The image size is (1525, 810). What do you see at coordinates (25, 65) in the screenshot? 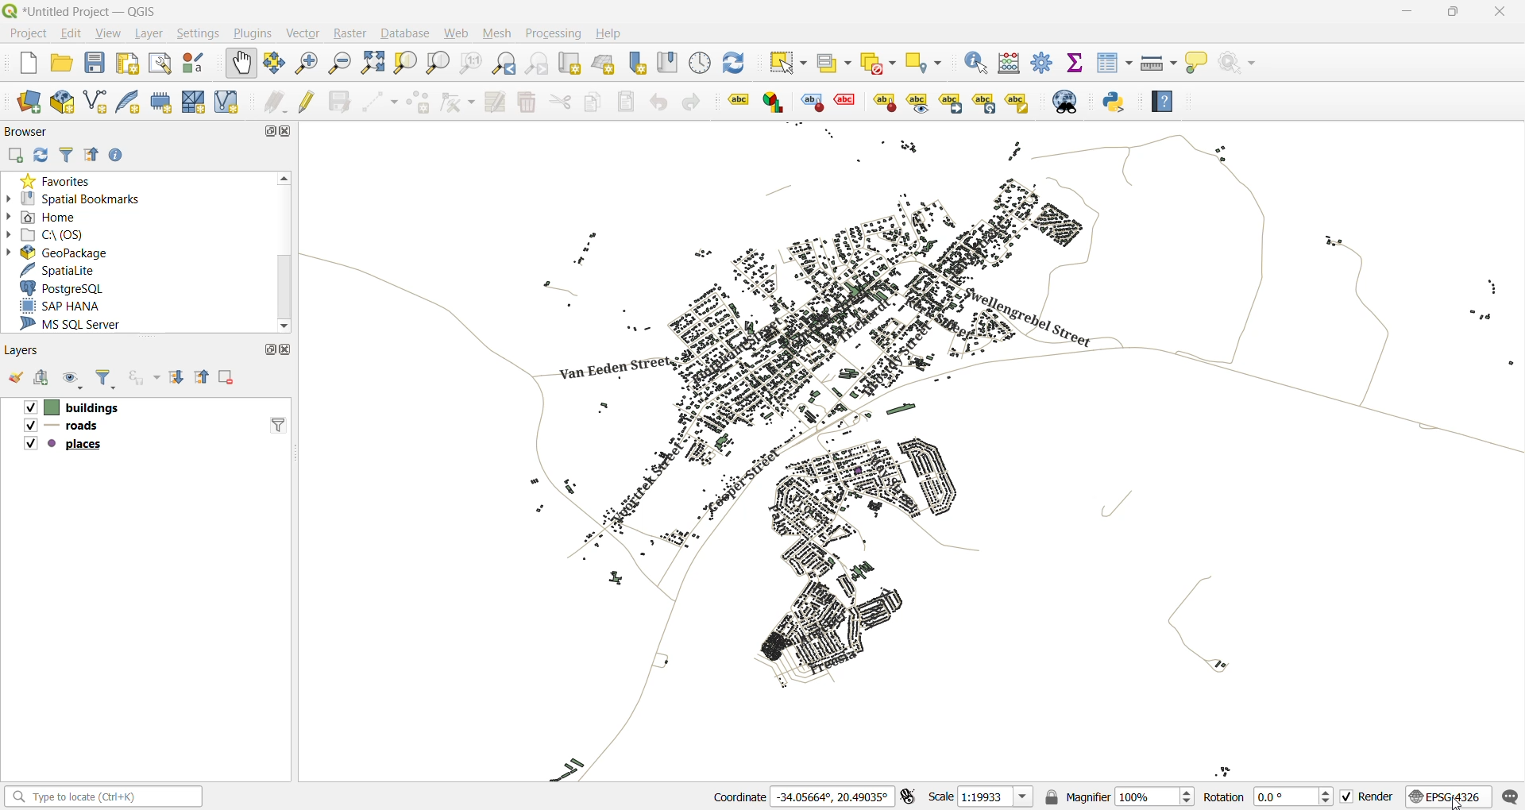
I see `new` at bounding box center [25, 65].